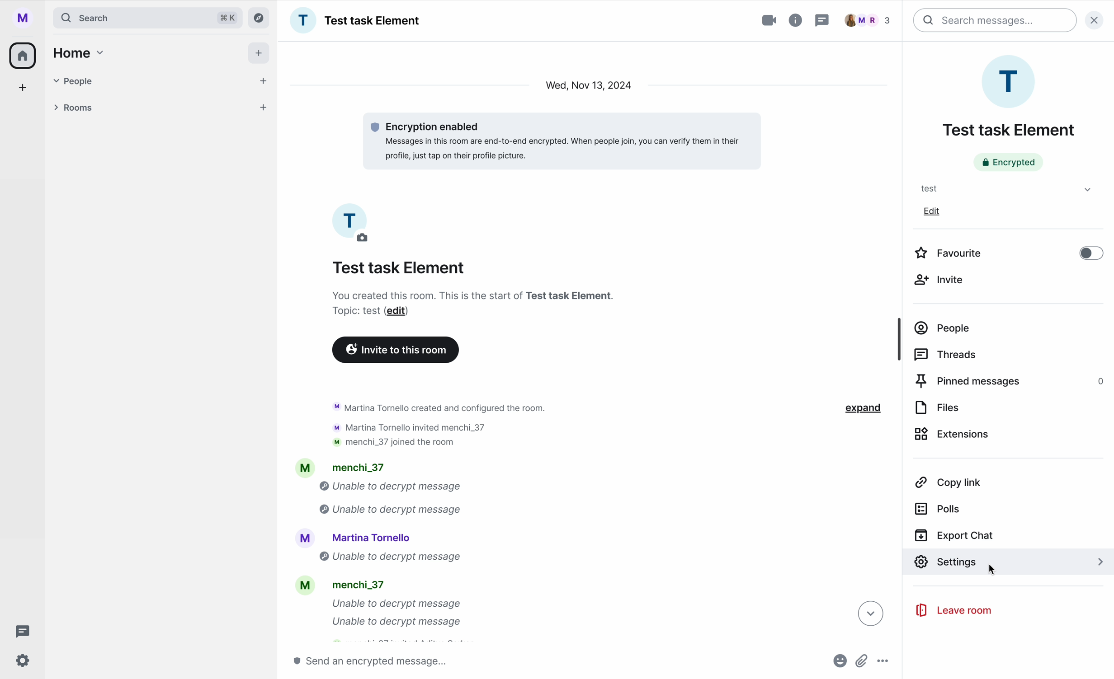  What do you see at coordinates (259, 19) in the screenshot?
I see `explore` at bounding box center [259, 19].